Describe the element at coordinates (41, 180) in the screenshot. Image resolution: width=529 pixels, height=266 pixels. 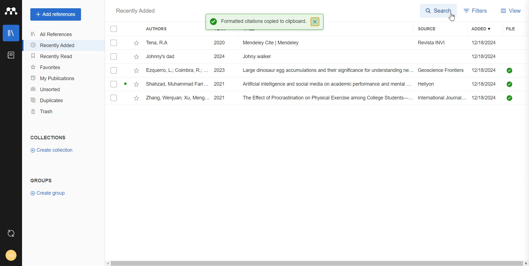
I see `GROUPS` at that location.